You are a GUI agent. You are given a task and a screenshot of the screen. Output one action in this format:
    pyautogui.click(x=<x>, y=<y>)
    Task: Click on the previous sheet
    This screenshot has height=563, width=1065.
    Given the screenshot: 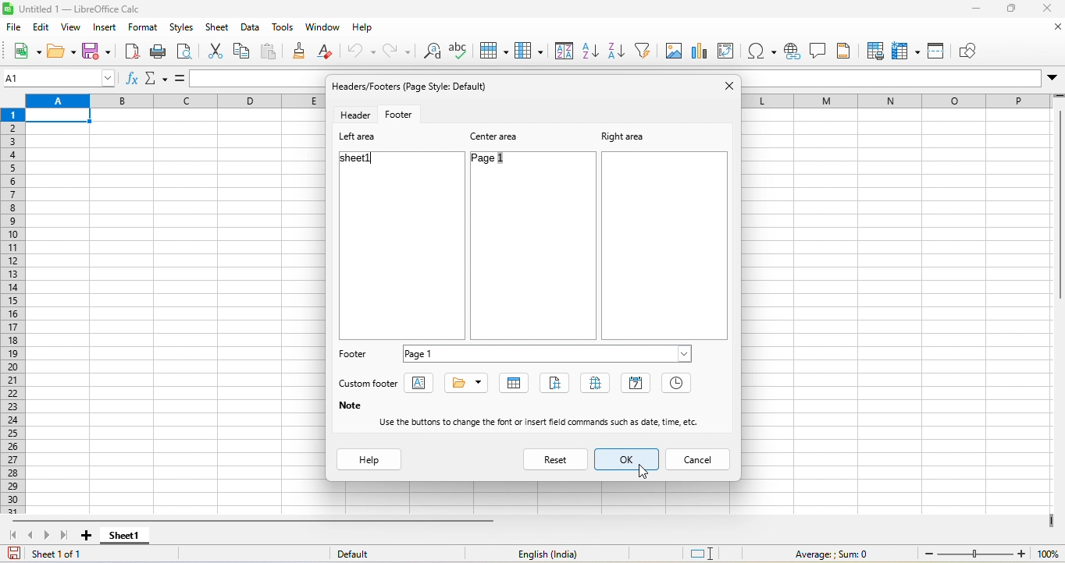 What is the action you would take?
    pyautogui.click(x=32, y=534)
    